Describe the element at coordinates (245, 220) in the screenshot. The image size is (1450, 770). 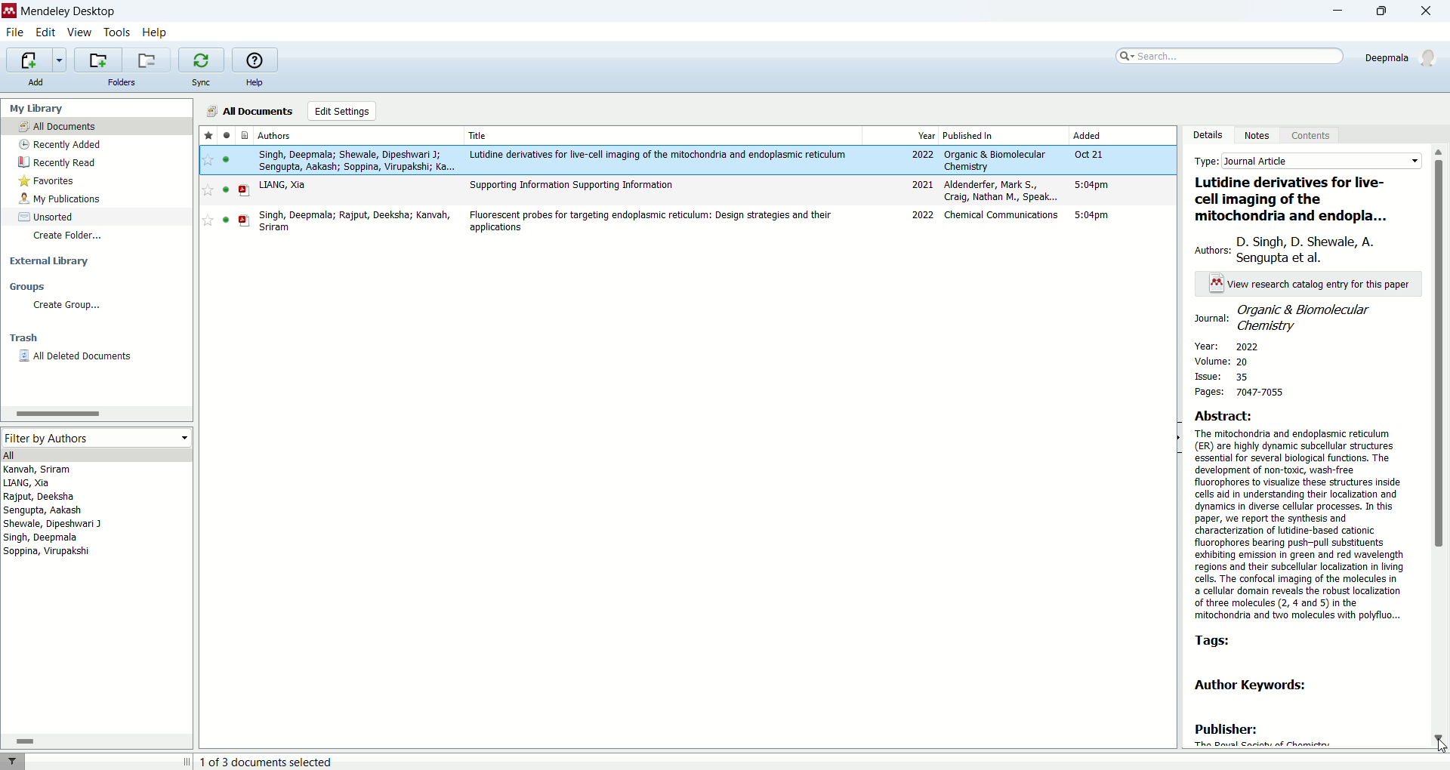
I see `PDF` at that location.